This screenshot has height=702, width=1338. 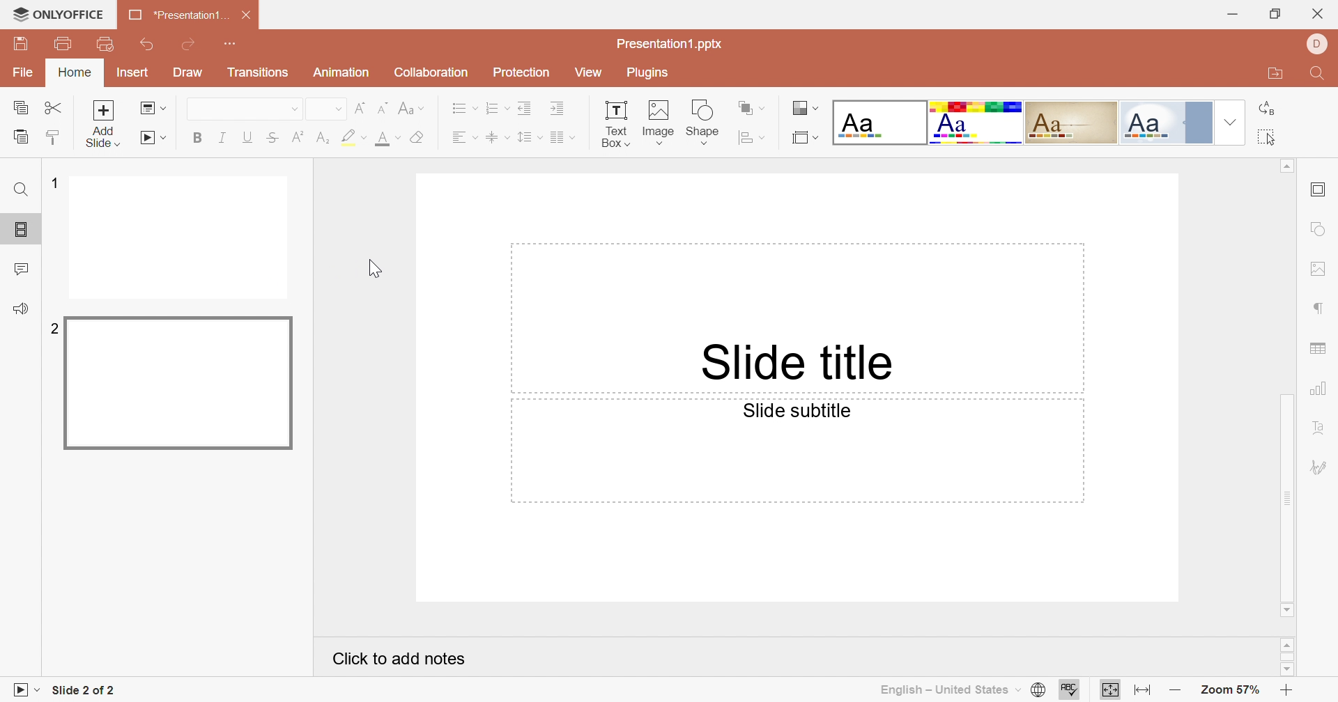 What do you see at coordinates (297, 135) in the screenshot?
I see `Superscript` at bounding box center [297, 135].